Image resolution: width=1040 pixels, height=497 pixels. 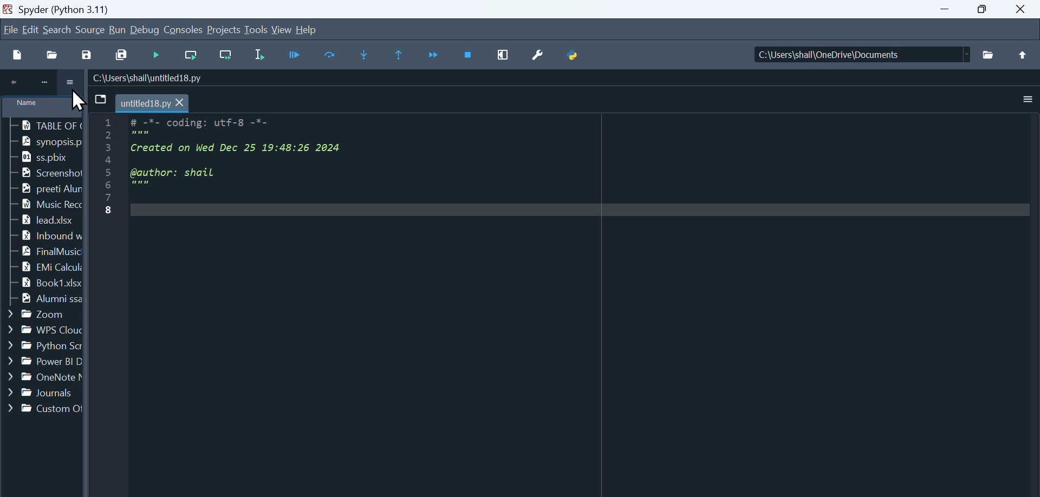 I want to click on Custom Of, so click(x=43, y=409).